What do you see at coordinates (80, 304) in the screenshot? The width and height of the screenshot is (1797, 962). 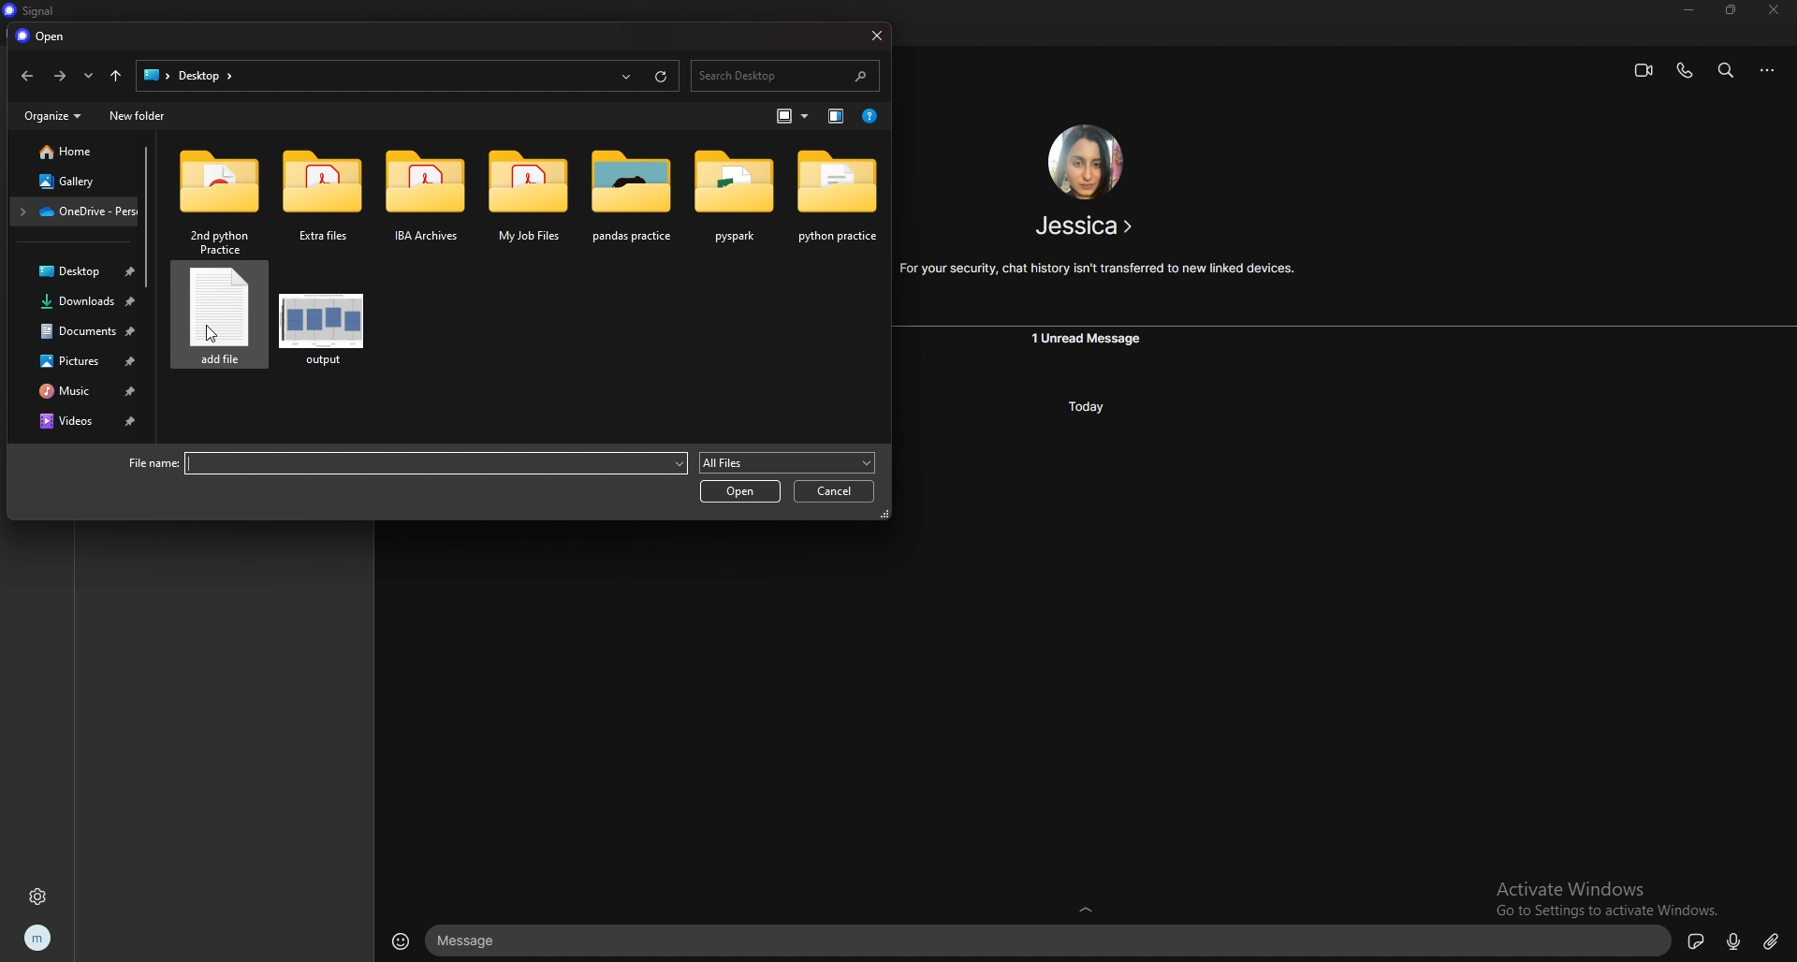 I see `downloads` at bounding box center [80, 304].